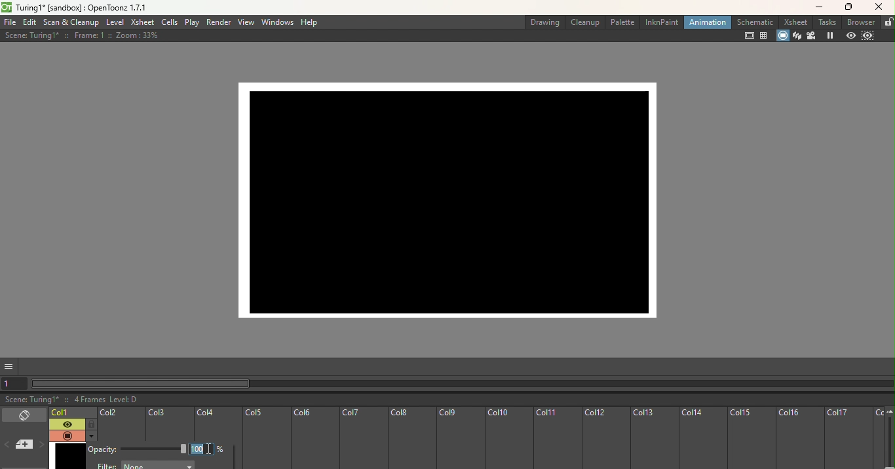 The height and width of the screenshot is (469, 895). What do you see at coordinates (168, 22) in the screenshot?
I see `Cells` at bounding box center [168, 22].